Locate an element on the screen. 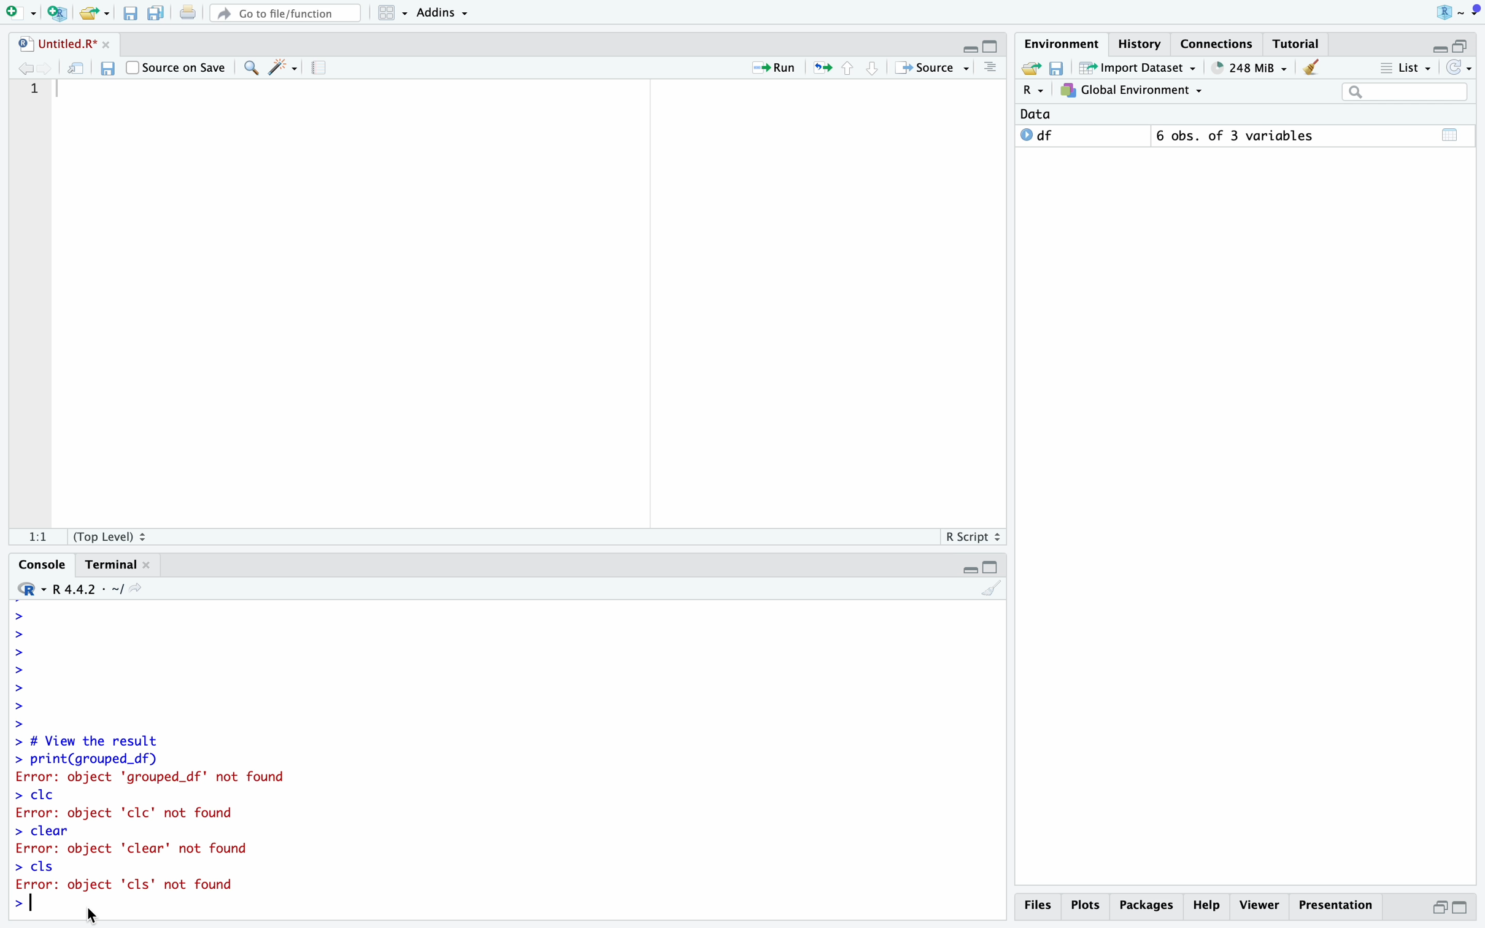 The height and width of the screenshot is (928, 1485). Go to next location is located at coordinates (45, 69).